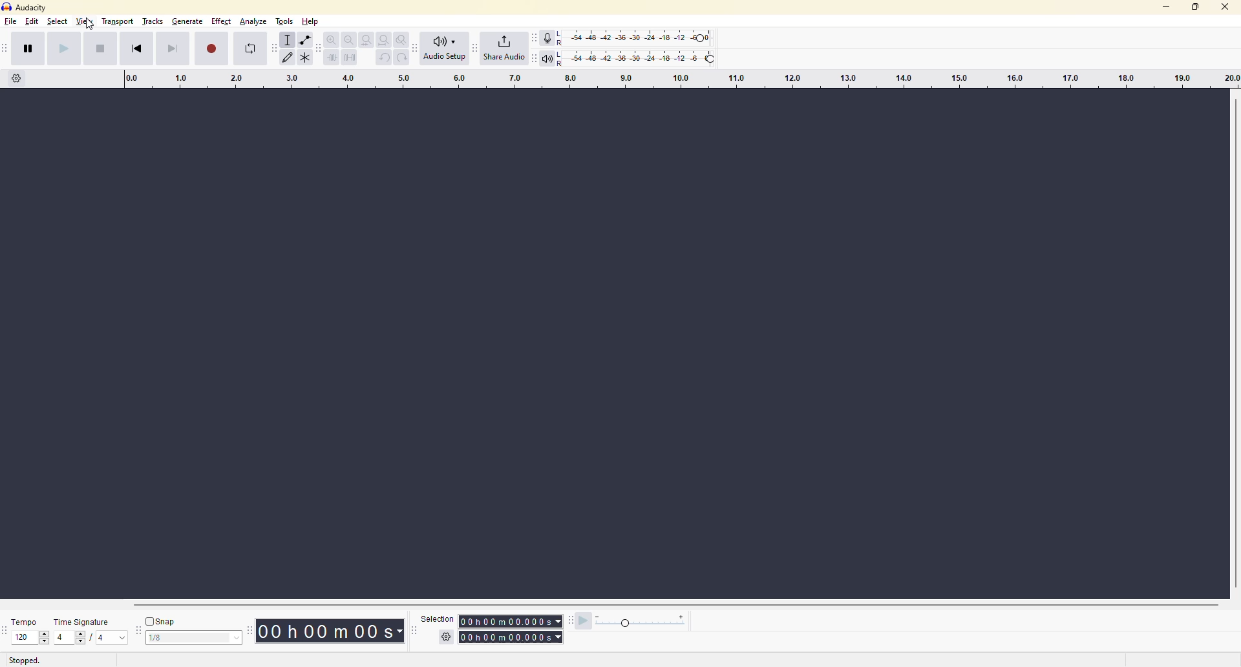 This screenshot has height=667, width=1241. What do you see at coordinates (332, 59) in the screenshot?
I see `trim audio outside selection` at bounding box center [332, 59].